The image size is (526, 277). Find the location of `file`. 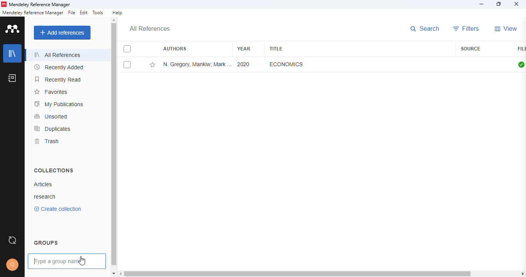

file is located at coordinates (72, 12).